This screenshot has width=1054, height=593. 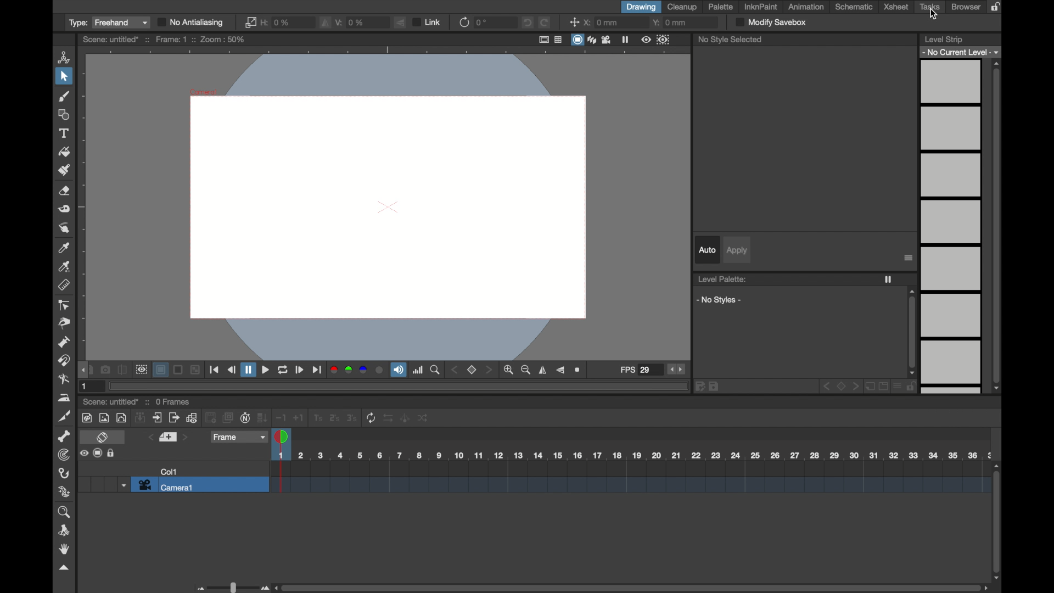 I want to click on more tools, so click(x=254, y=418).